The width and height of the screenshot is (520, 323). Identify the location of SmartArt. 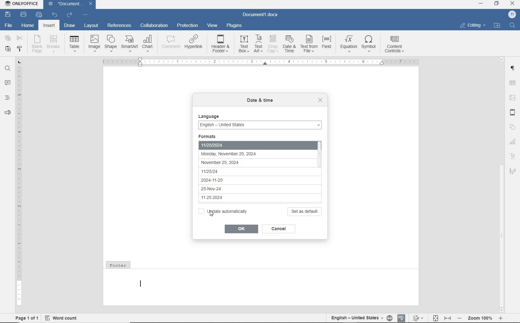
(129, 44).